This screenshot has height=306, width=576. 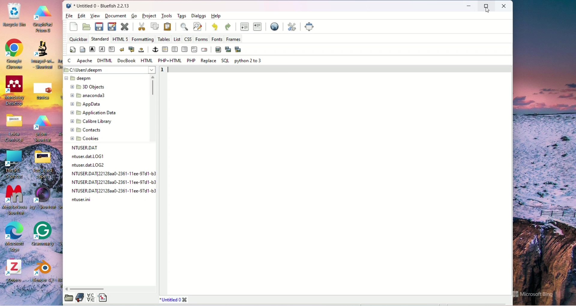 I want to click on tags, so click(x=182, y=16).